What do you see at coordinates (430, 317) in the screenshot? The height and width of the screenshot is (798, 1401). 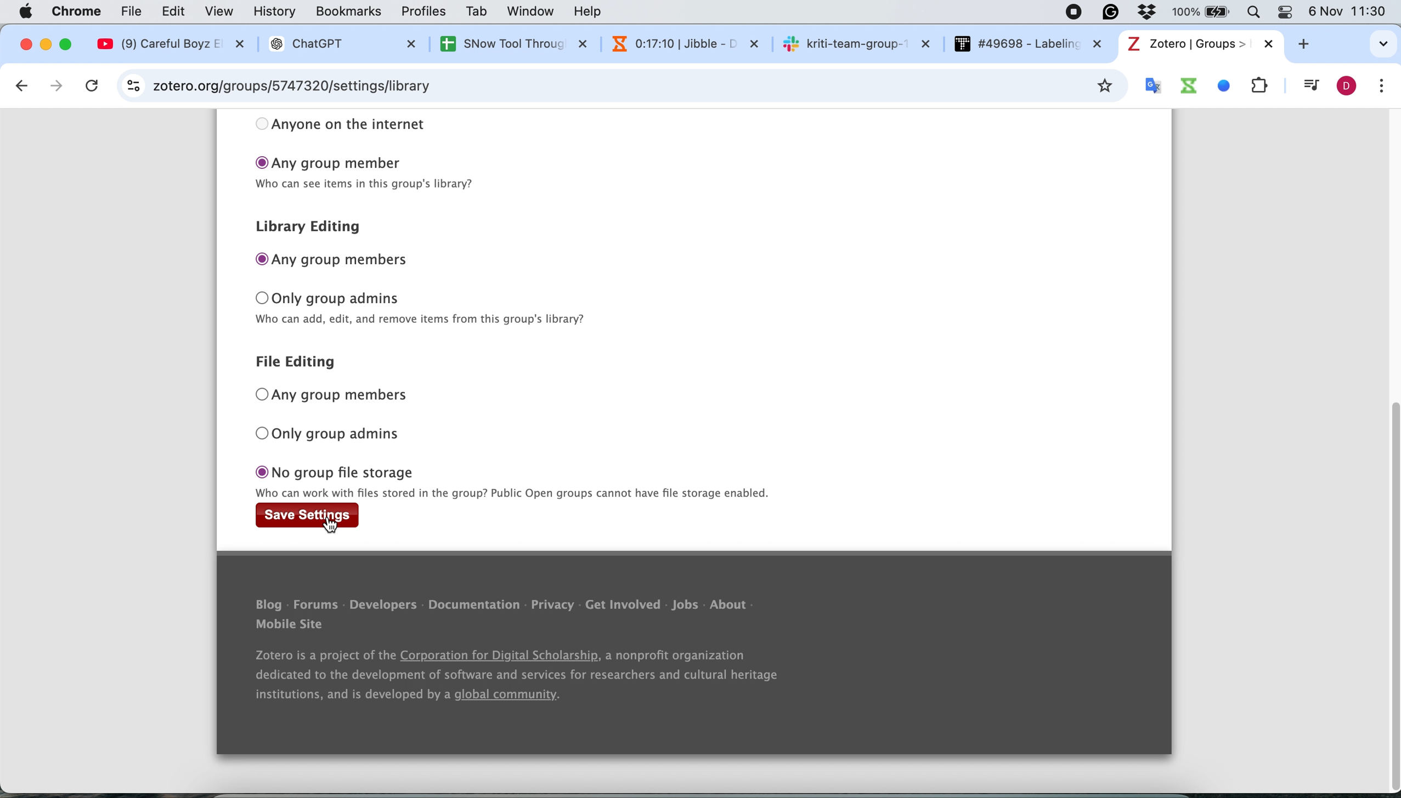 I see `text` at bounding box center [430, 317].